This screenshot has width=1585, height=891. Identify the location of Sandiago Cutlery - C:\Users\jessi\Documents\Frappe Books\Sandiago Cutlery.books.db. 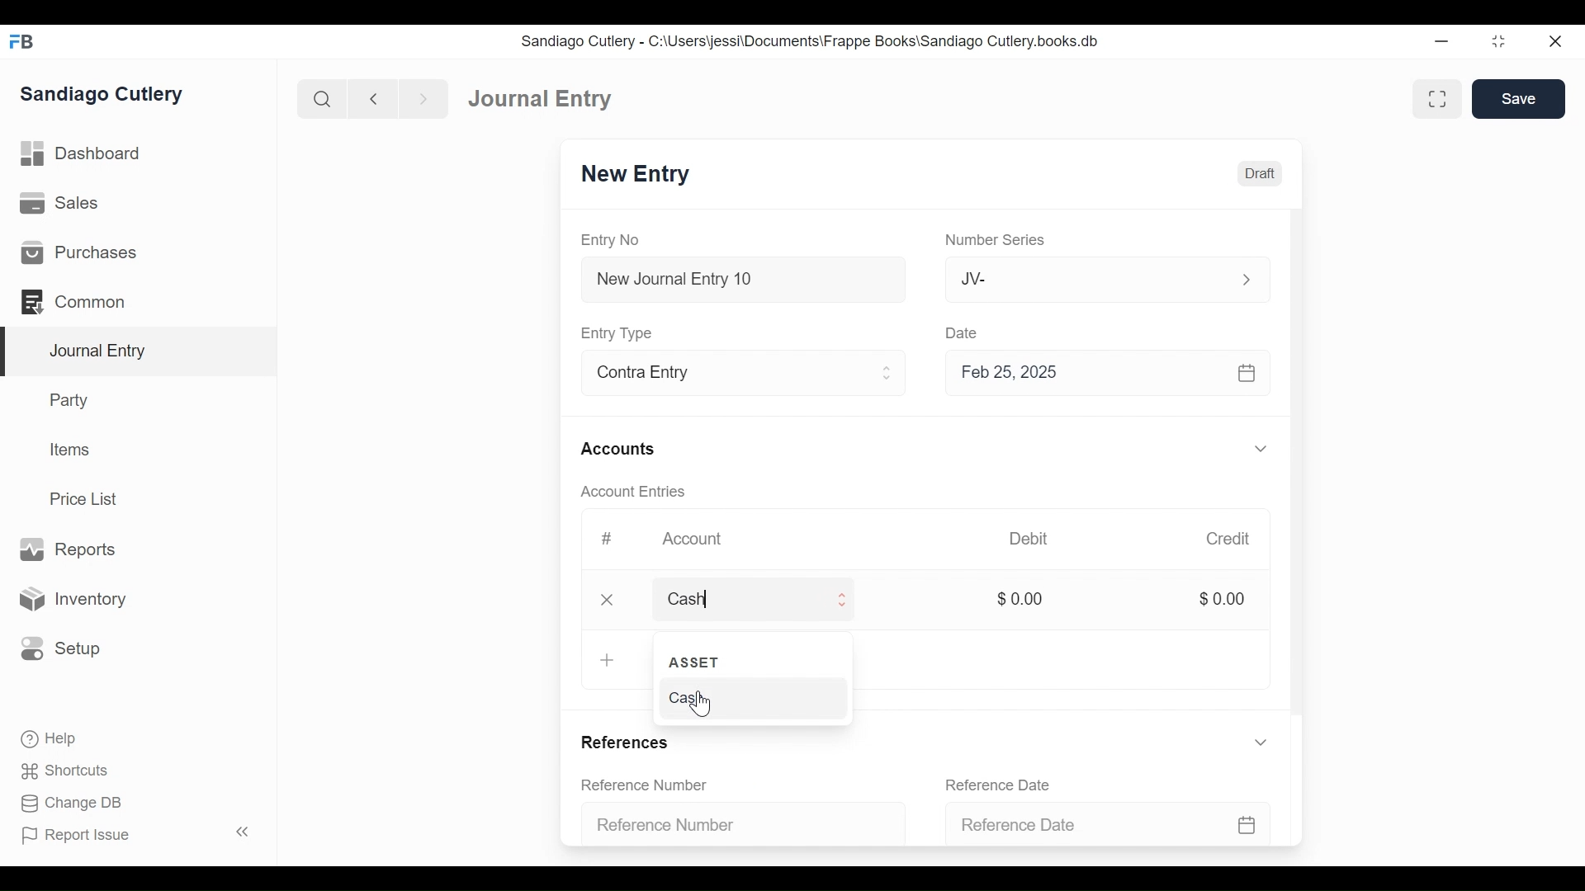
(813, 43).